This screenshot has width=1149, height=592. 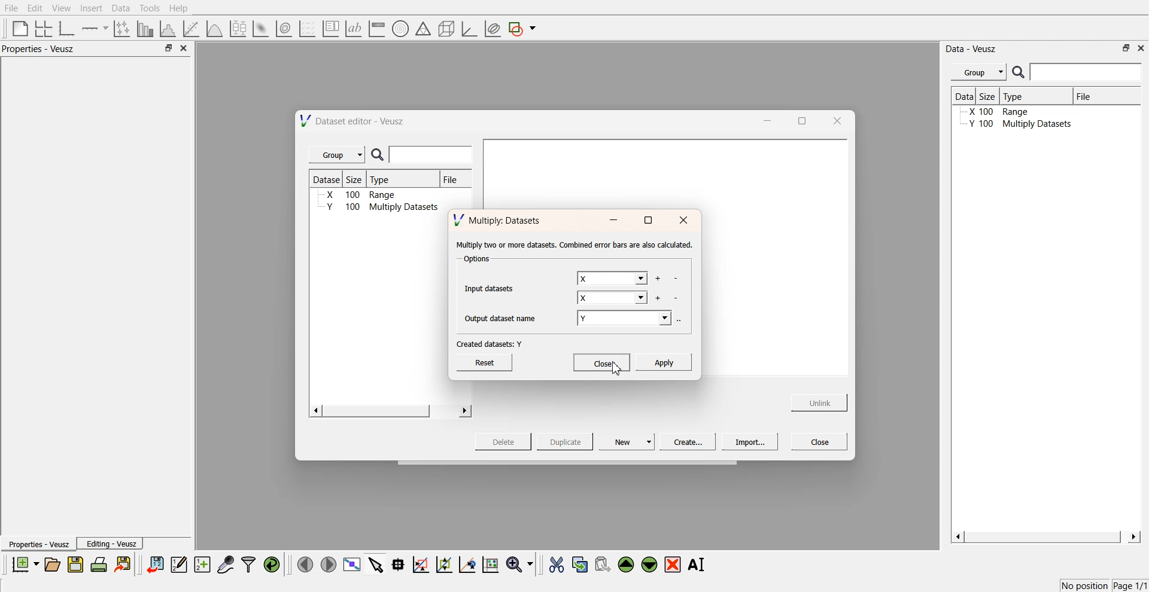 What do you see at coordinates (677, 298) in the screenshot?
I see `delete datasets` at bounding box center [677, 298].